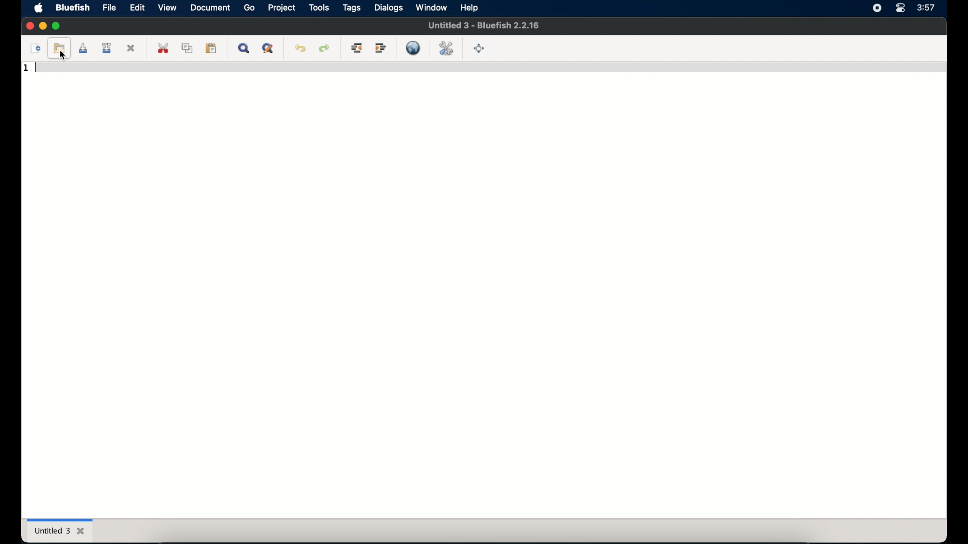 This screenshot has height=544, width=968. Describe the element at coordinates (485, 26) in the screenshot. I see `Untitied 3 - Bluefish 2.2.16` at that location.